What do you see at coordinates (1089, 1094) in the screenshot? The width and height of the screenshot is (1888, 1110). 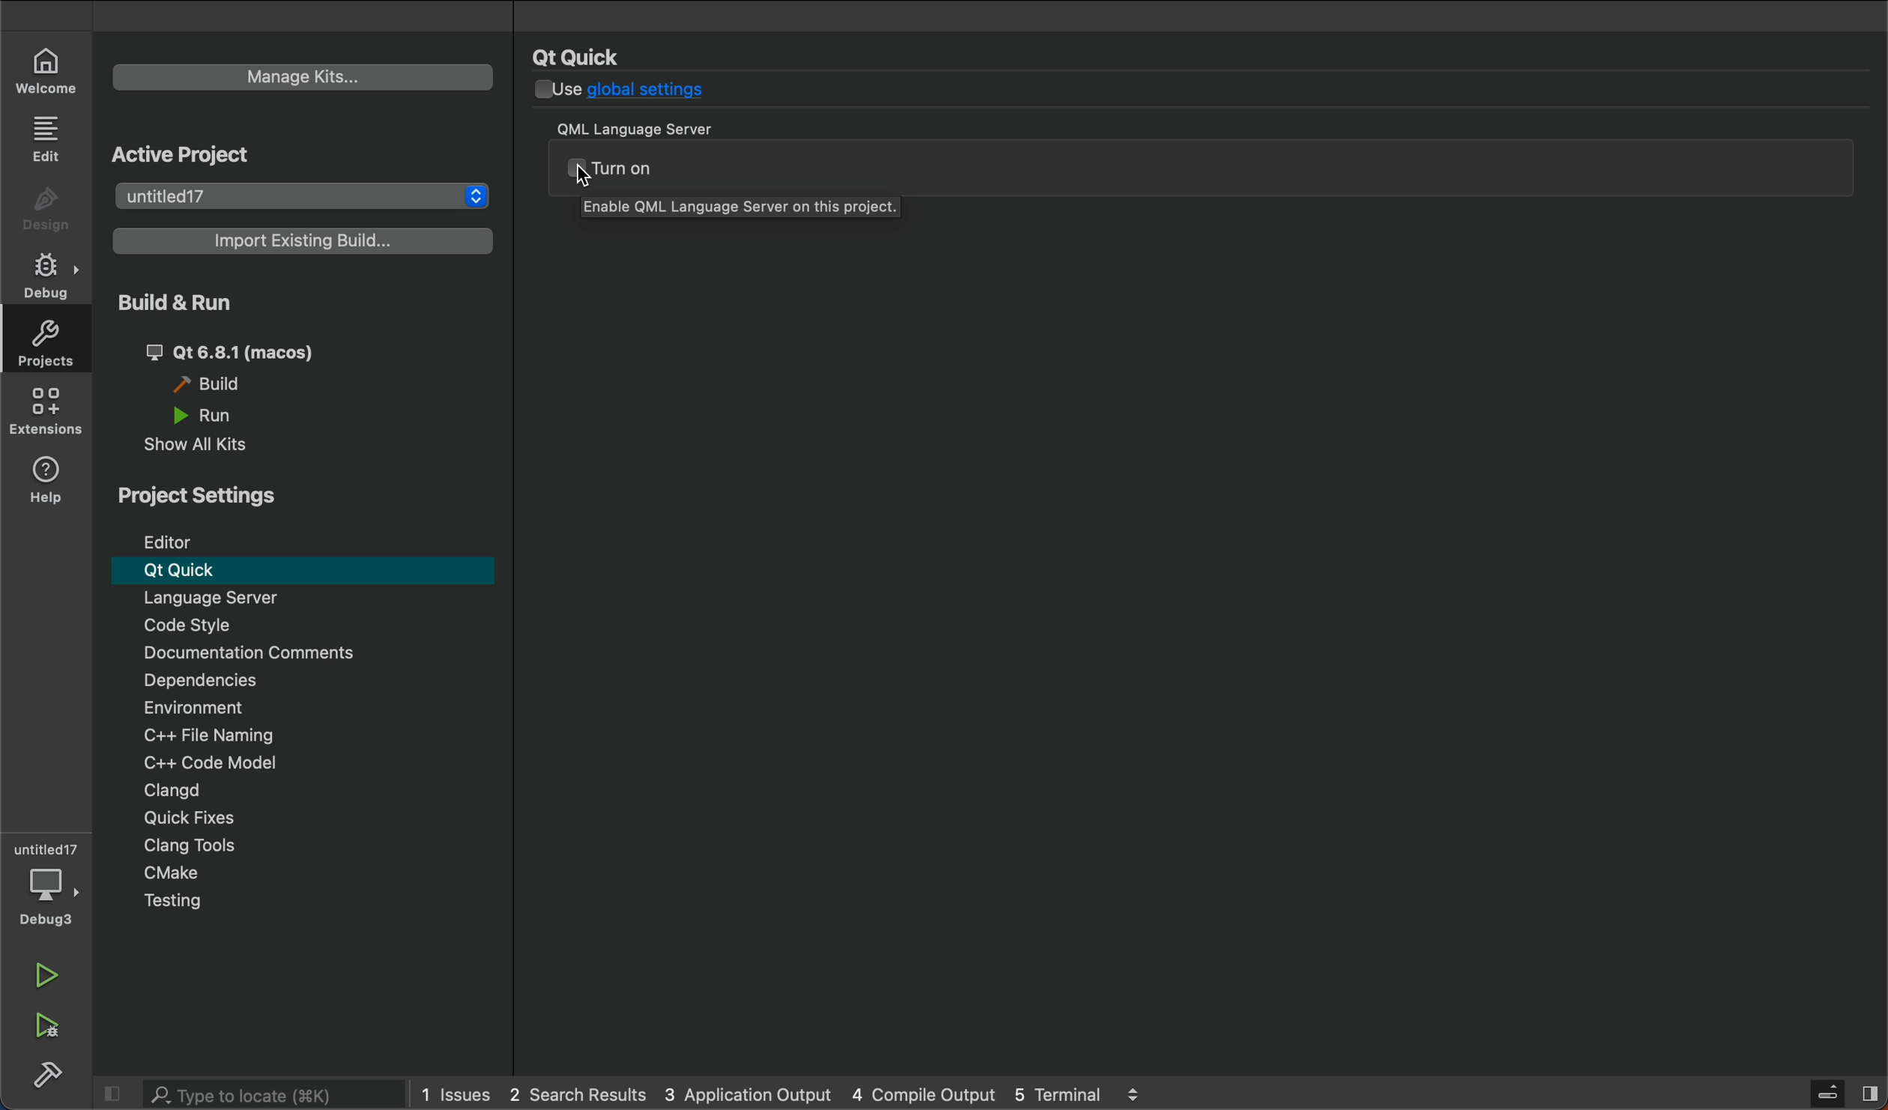 I see `terminal` at bounding box center [1089, 1094].